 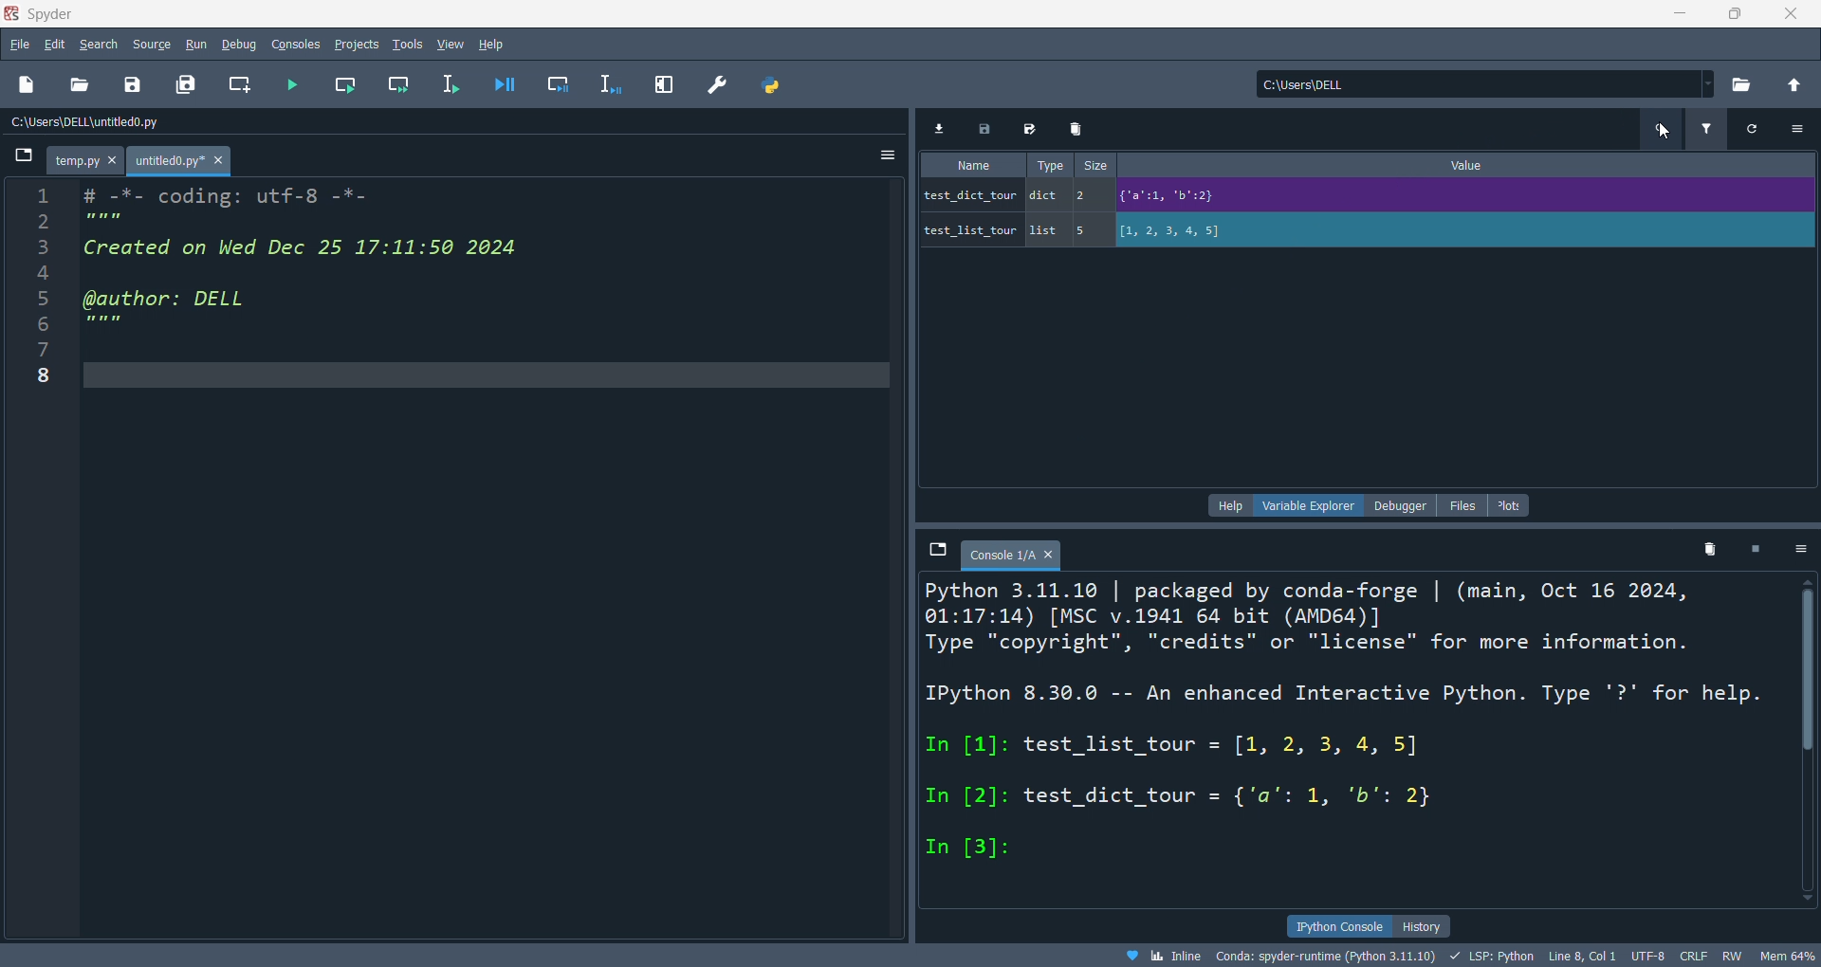 What do you see at coordinates (78, 85) in the screenshot?
I see `open folder` at bounding box center [78, 85].